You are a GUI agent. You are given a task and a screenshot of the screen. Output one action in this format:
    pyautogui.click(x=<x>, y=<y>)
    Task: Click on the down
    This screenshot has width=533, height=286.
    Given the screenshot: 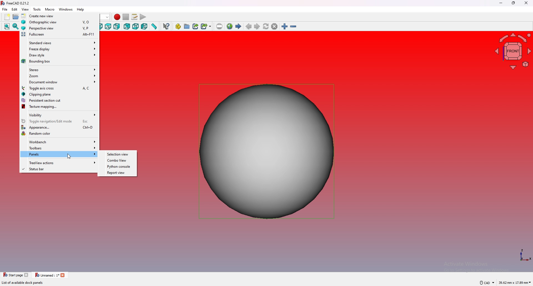 What is the action you would take?
    pyautogui.click(x=106, y=17)
    